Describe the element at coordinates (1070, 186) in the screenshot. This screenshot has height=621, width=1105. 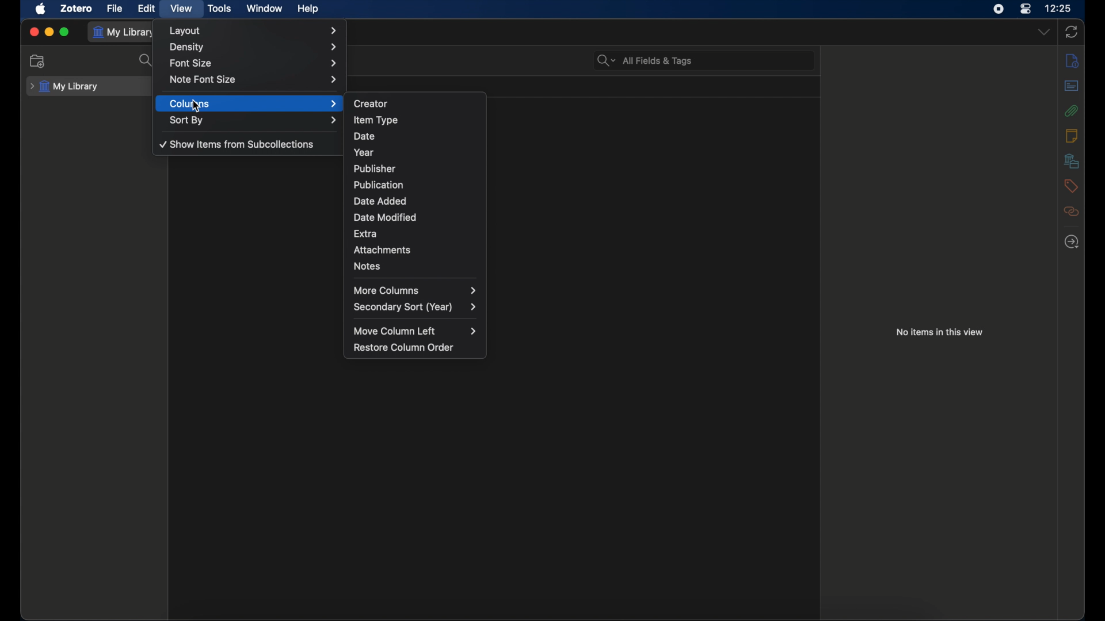
I see `tags` at that location.